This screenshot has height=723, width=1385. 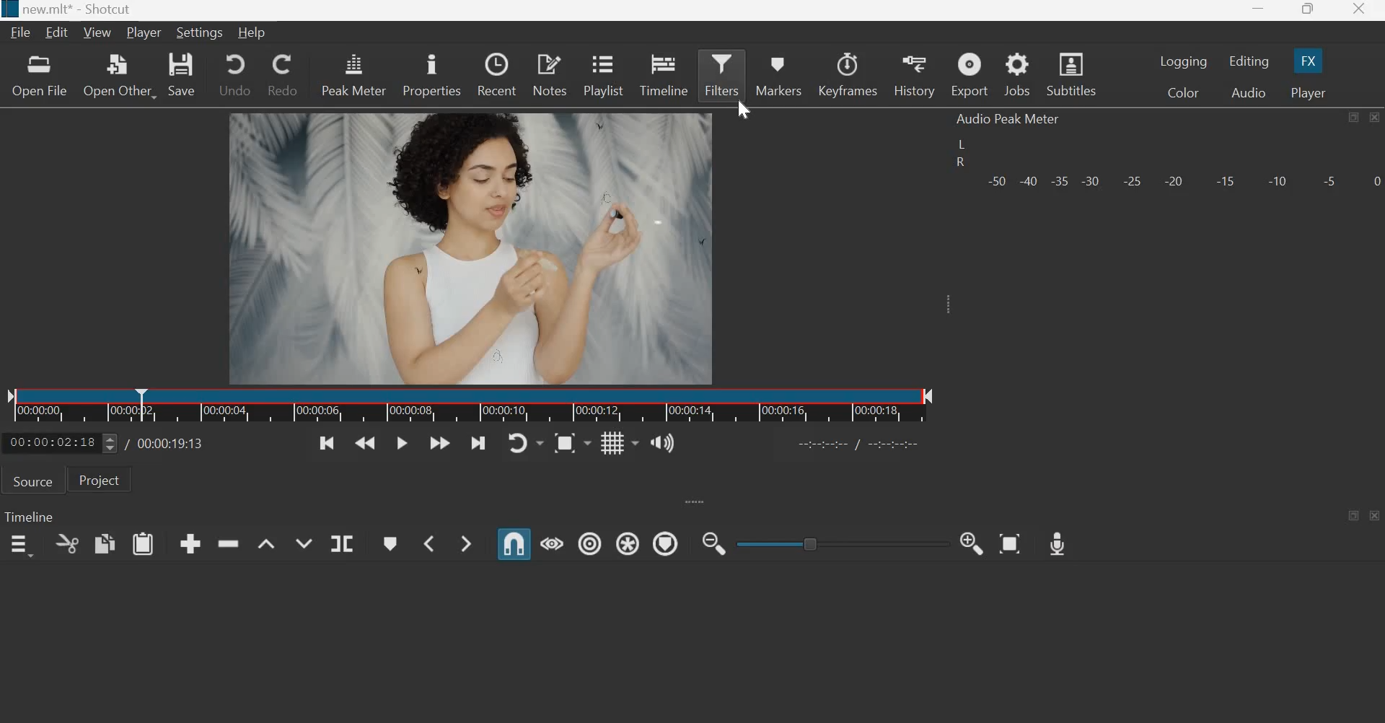 I want to click on maximize, so click(x=1354, y=117).